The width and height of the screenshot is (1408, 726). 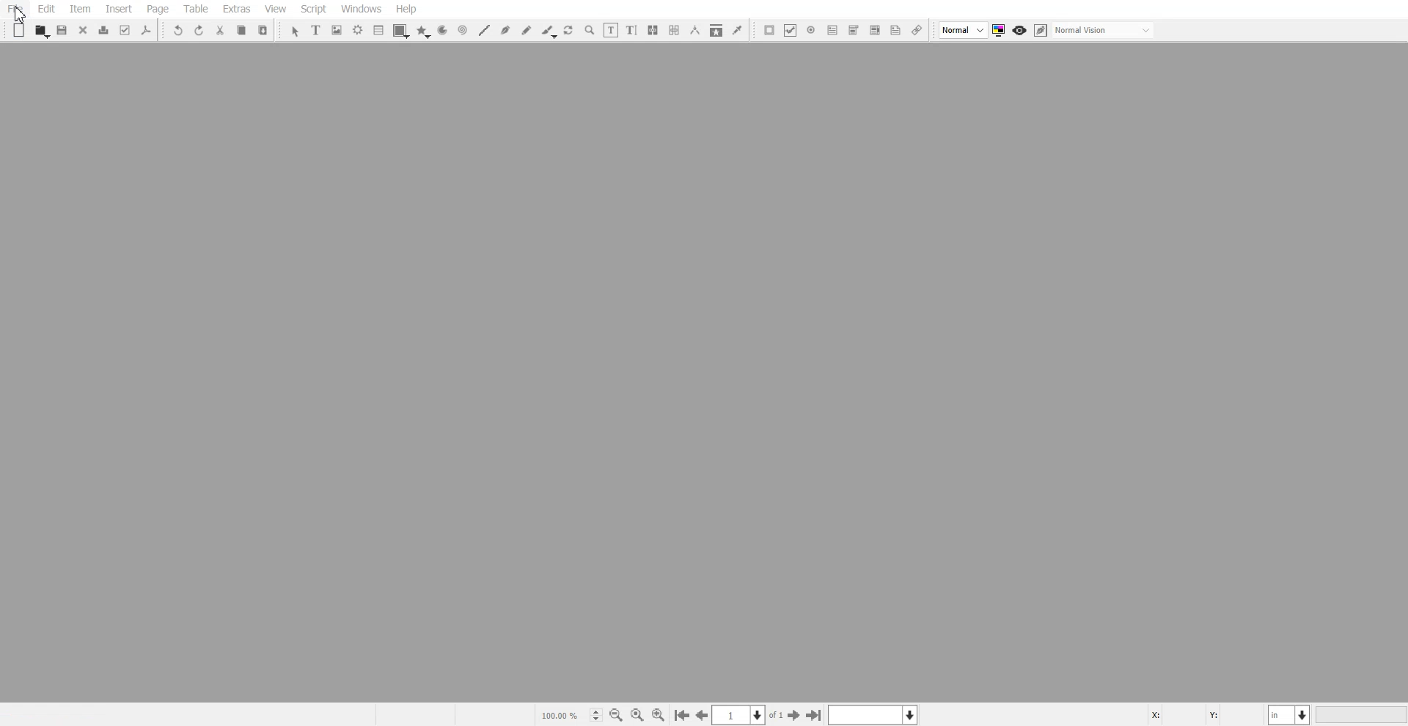 What do you see at coordinates (275, 9) in the screenshot?
I see `View` at bounding box center [275, 9].